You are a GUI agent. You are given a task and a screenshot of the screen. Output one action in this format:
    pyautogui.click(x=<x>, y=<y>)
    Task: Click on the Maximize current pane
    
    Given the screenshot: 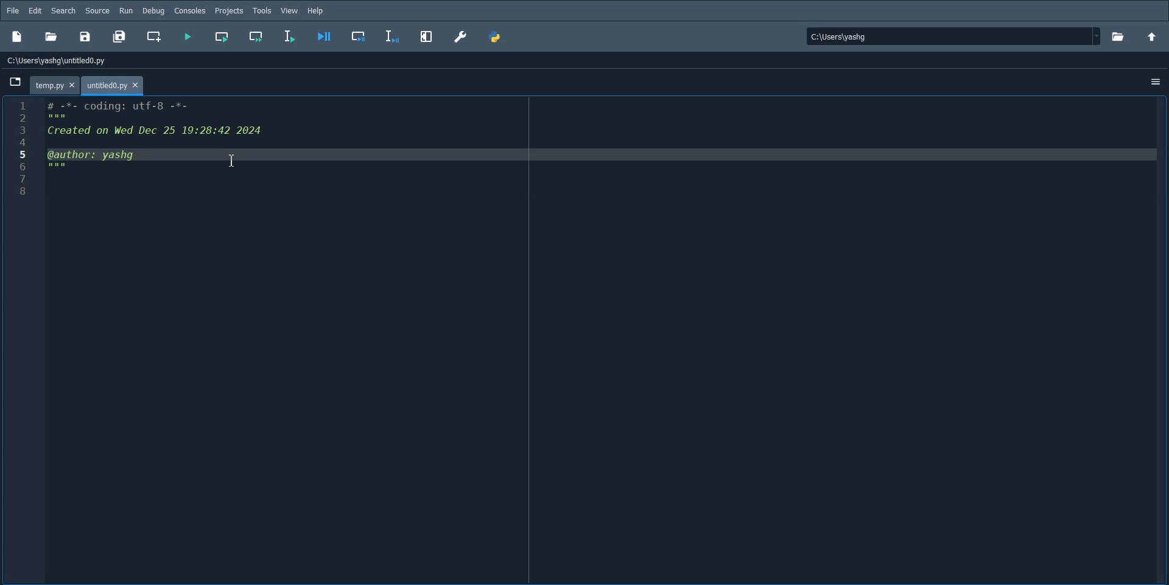 What is the action you would take?
    pyautogui.click(x=427, y=38)
    